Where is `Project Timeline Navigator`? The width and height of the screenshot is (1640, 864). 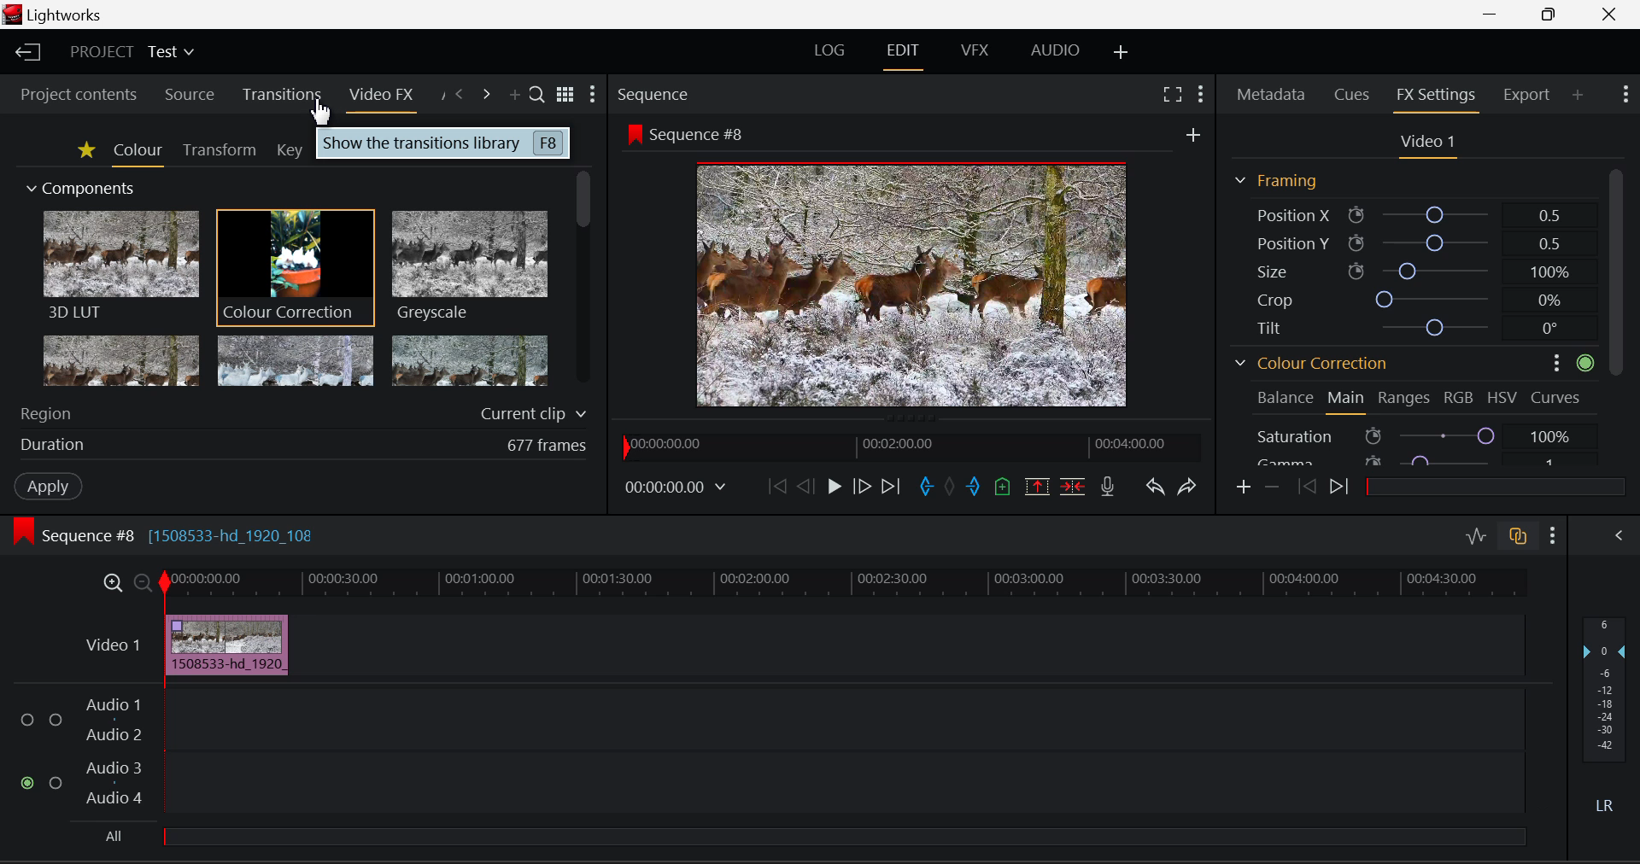
Project Timeline Navigator is located at coordinates (912, 445).